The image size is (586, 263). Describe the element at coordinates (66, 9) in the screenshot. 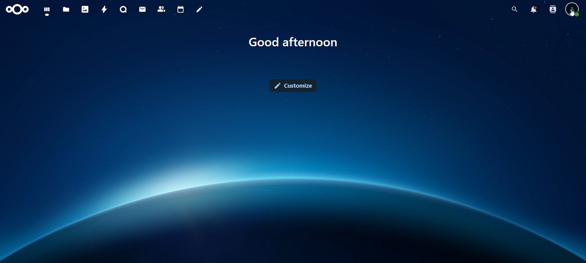

I see `files` at that location.